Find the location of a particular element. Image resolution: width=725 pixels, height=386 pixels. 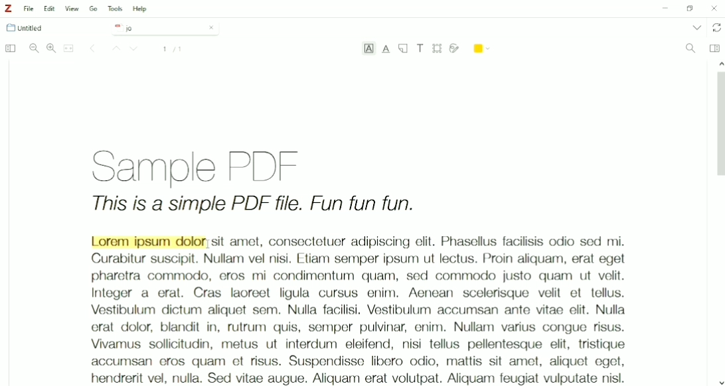

Add Text is located at coordinates (421, 48).